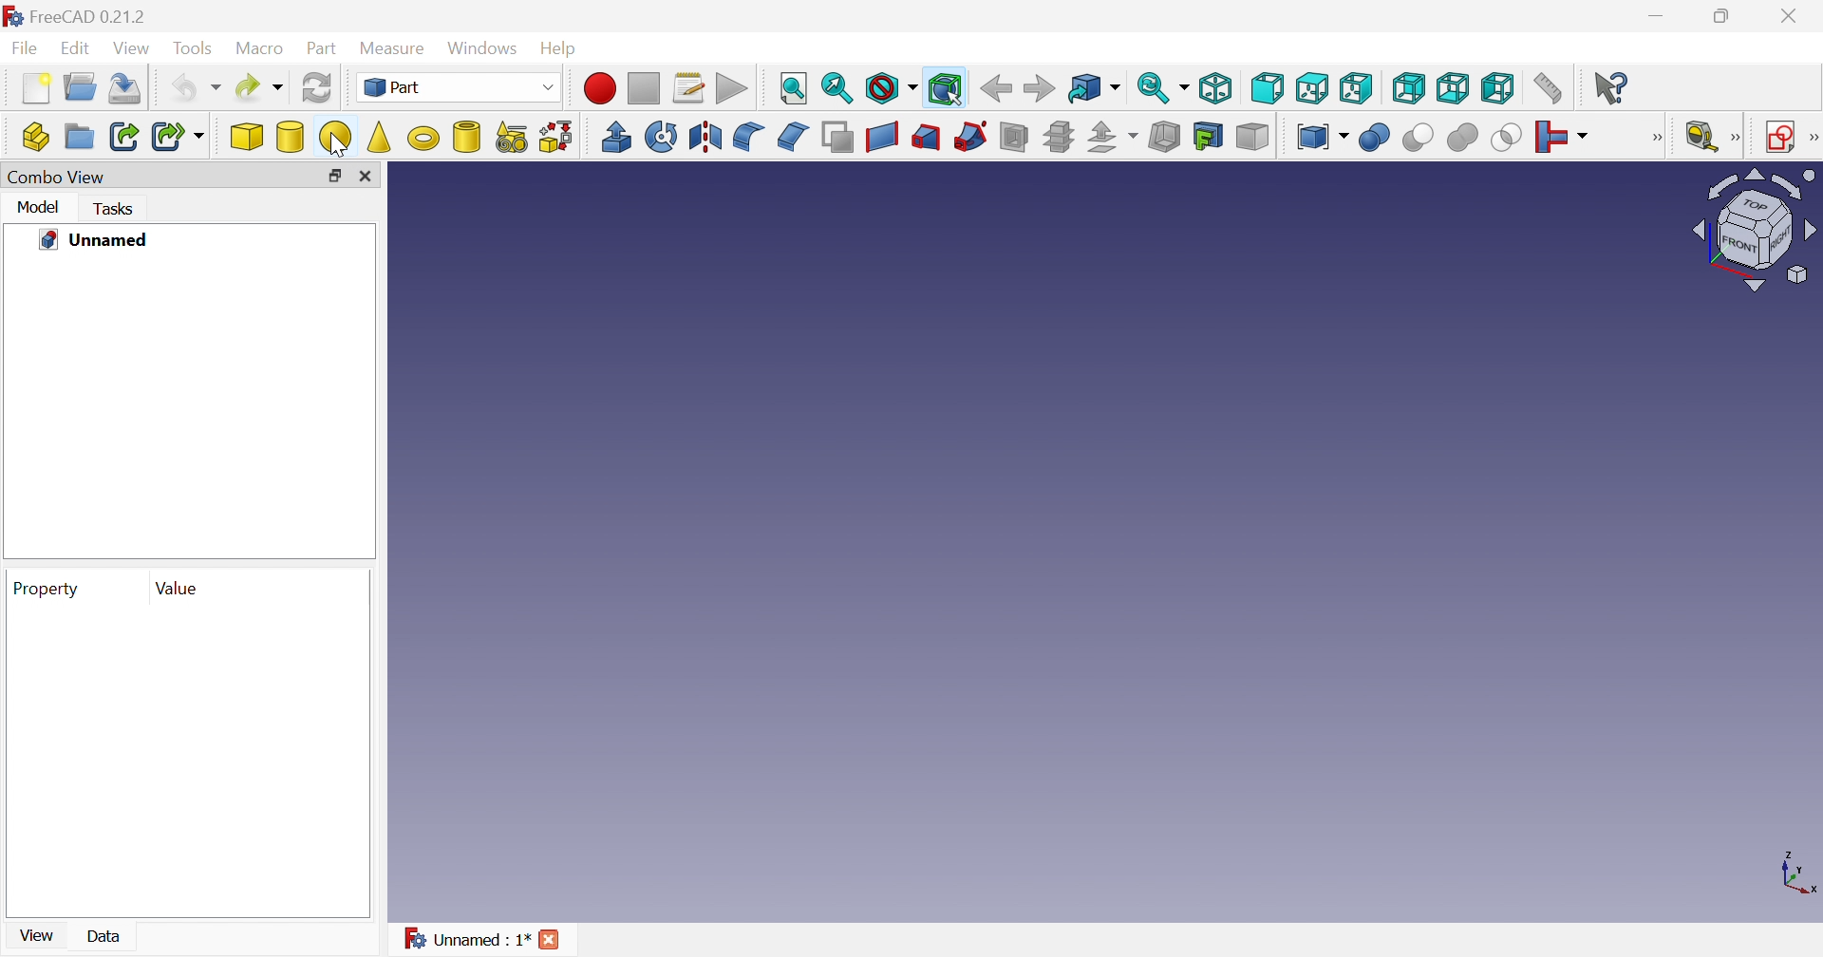 The width and height of the screenshot is (1823, 957). I want to click on Sphere, so click(335, 138).